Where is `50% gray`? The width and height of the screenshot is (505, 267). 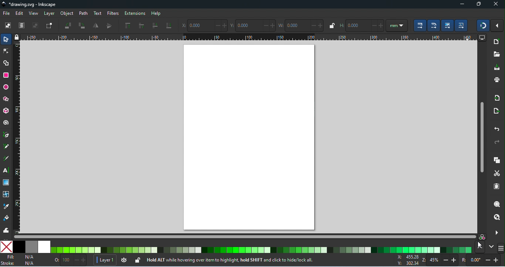
50% gray is located at coordinates (32, 247).